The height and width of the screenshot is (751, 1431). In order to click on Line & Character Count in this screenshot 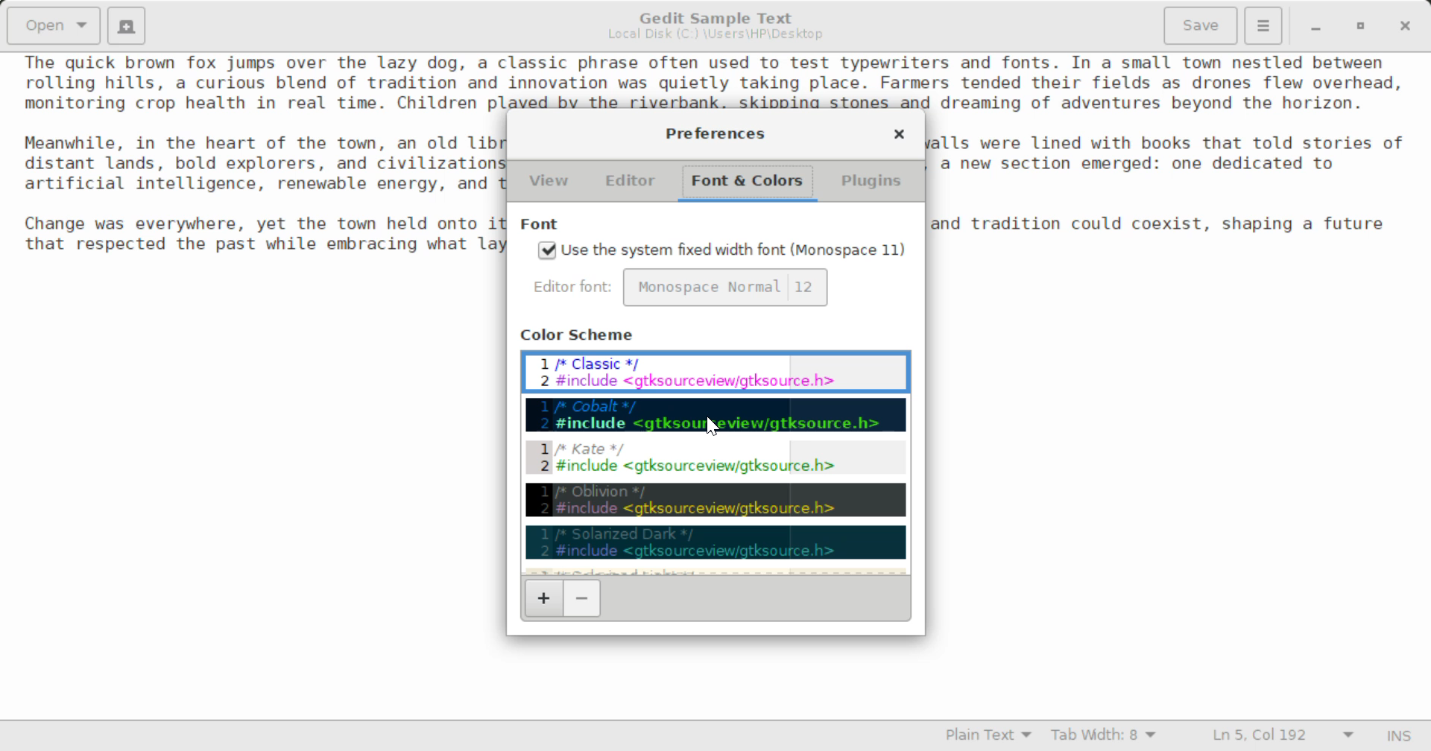, I will do `click(1276, 737)`.